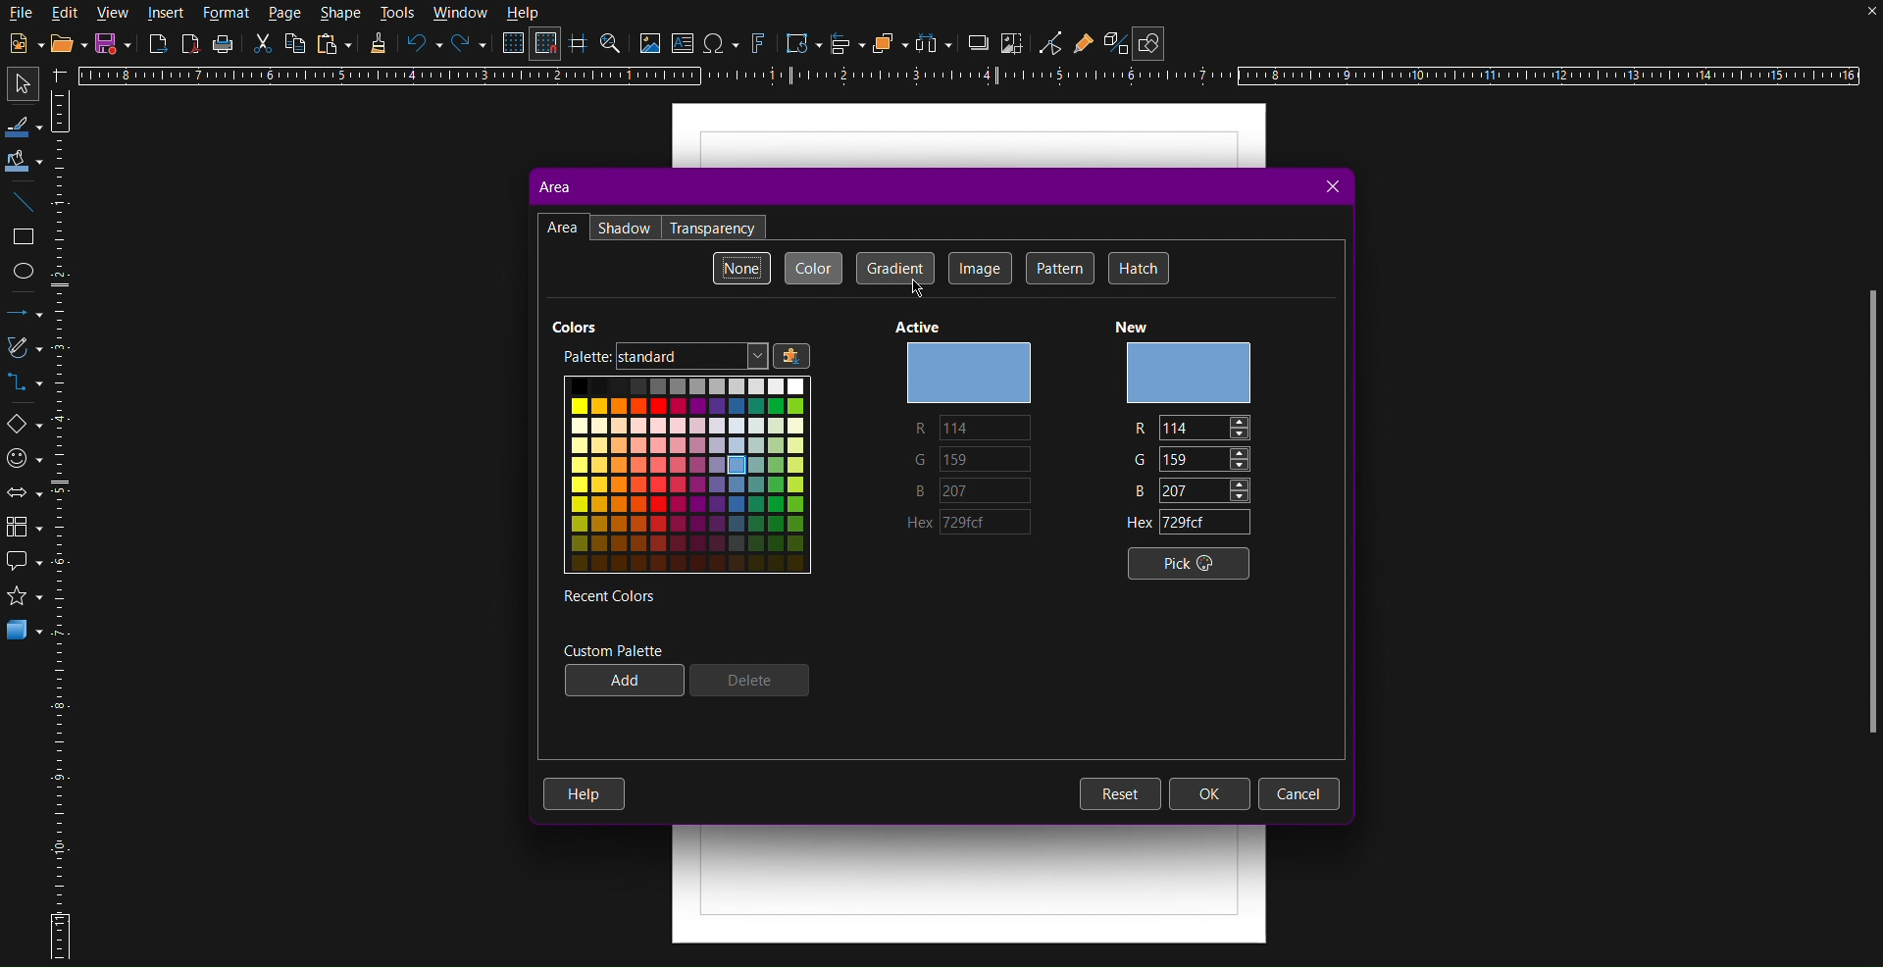 The width and height of the screenshot is (1883, 967). What do you see at coordinates (1119, 793) in the screenshot?
I see `Reset` at bounding box center [1119, 793].